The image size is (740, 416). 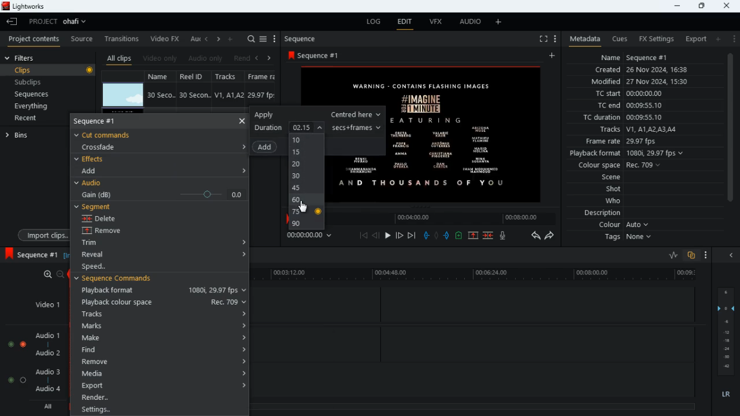 I want to click on front, so click(x=400, y=235).